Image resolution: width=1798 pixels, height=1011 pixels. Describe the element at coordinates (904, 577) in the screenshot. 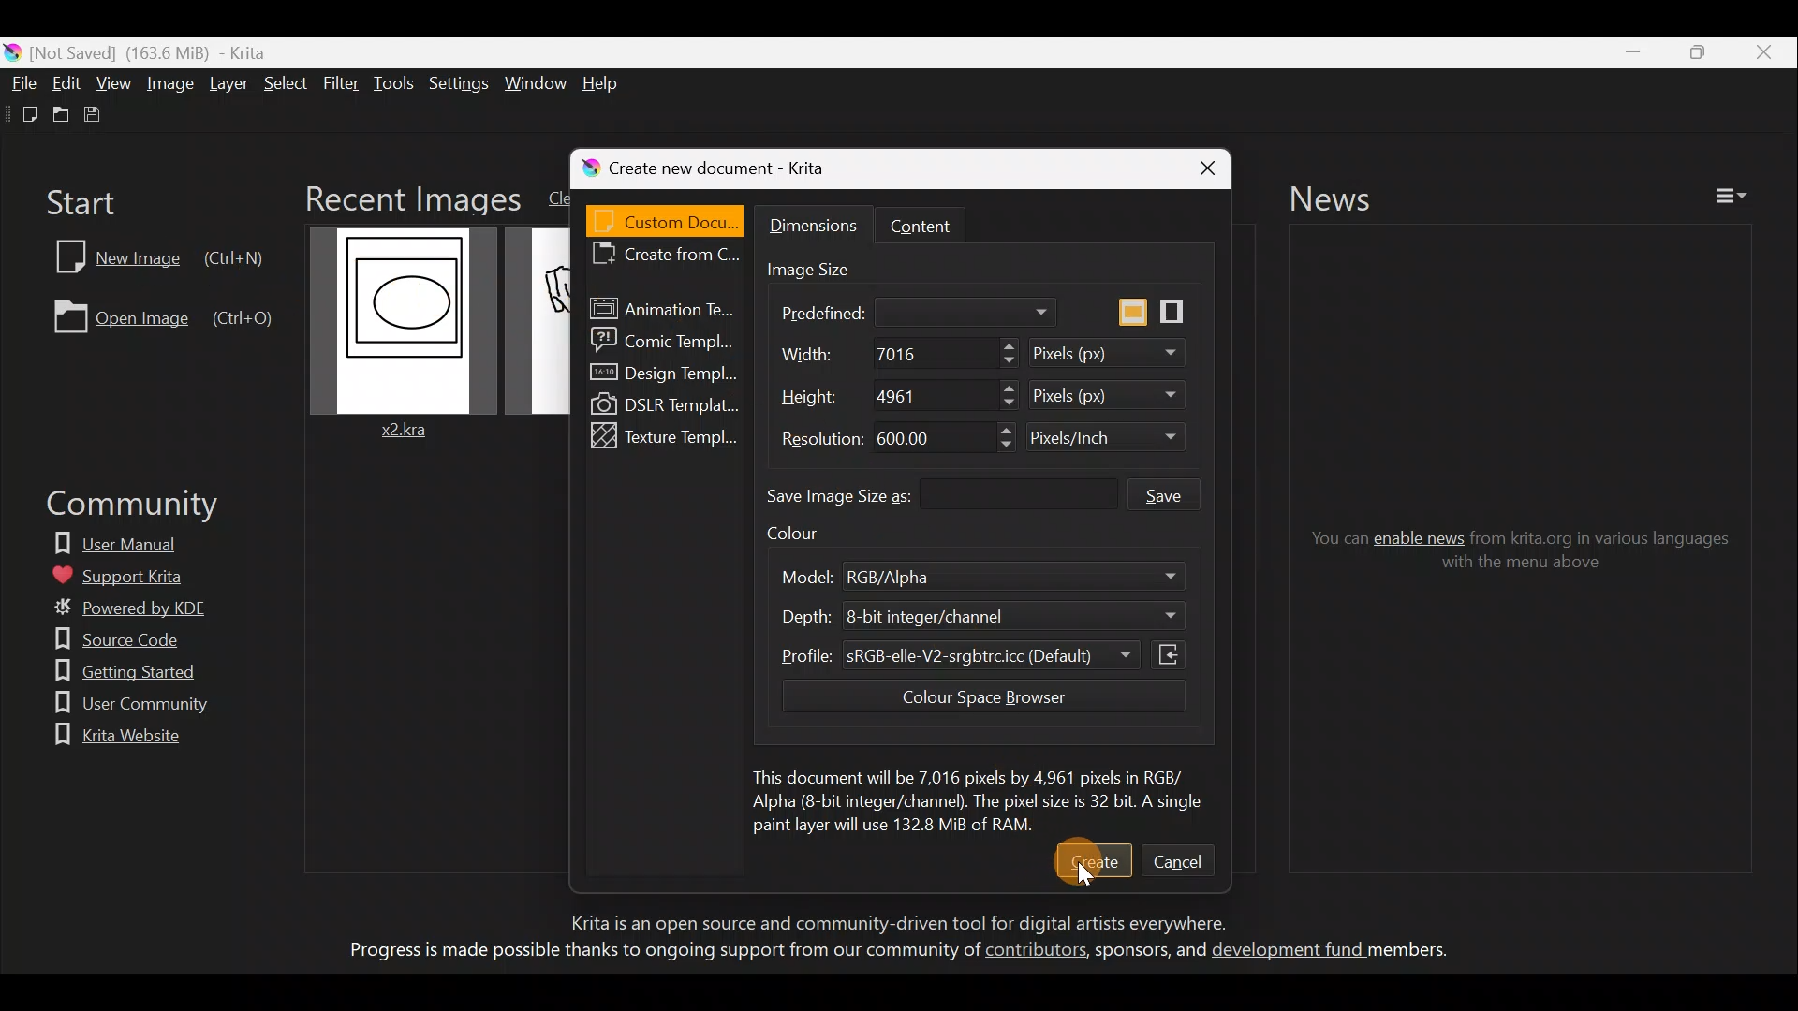

I see `RGB/Alpha` at that location.